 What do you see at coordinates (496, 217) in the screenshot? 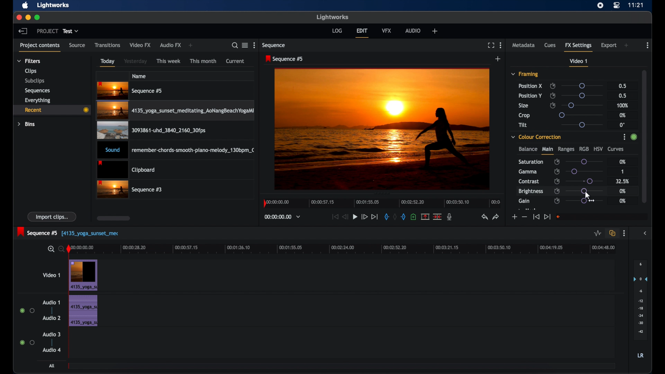
I see `redo` at bounding box center [496, 217].